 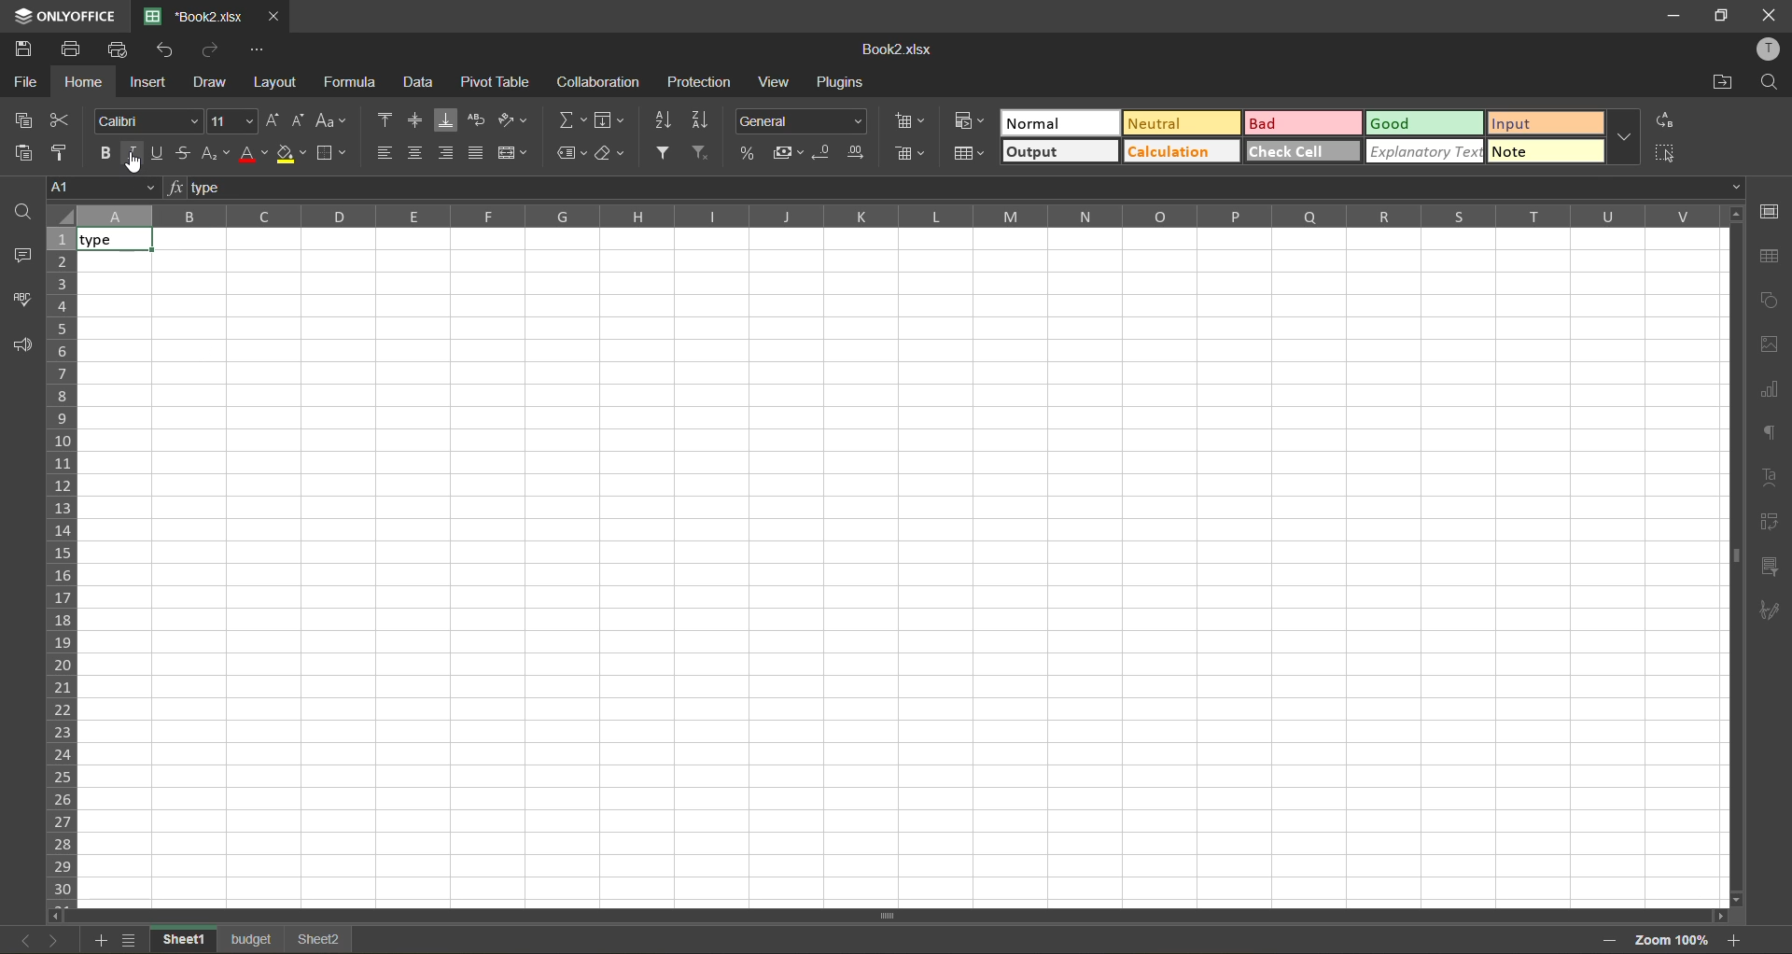 What do you see at coordinates (1304, 123) in the screenshot?
I see `bad` at bounding box center [1304, 123].